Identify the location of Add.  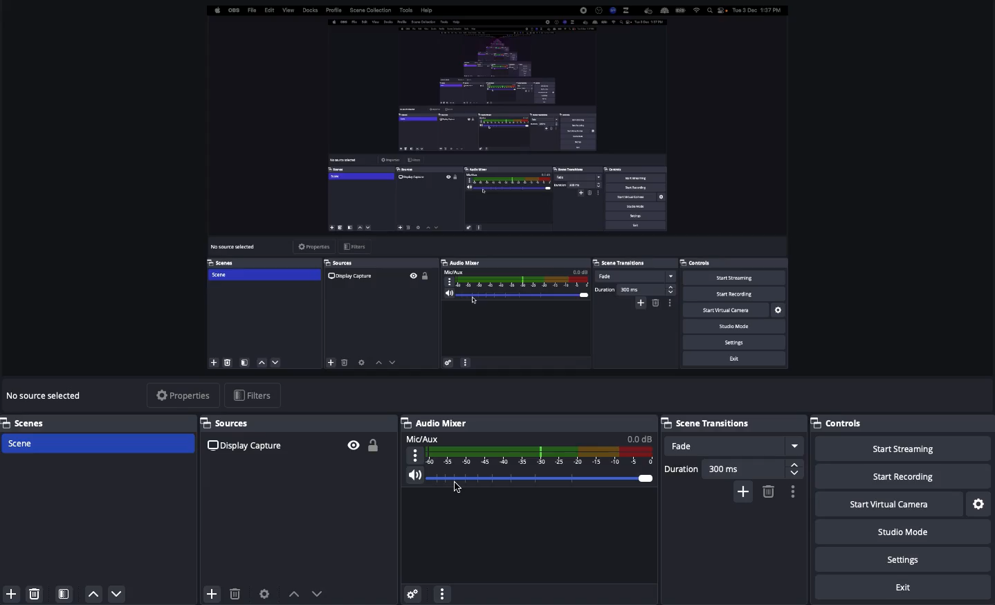
(743, 490).